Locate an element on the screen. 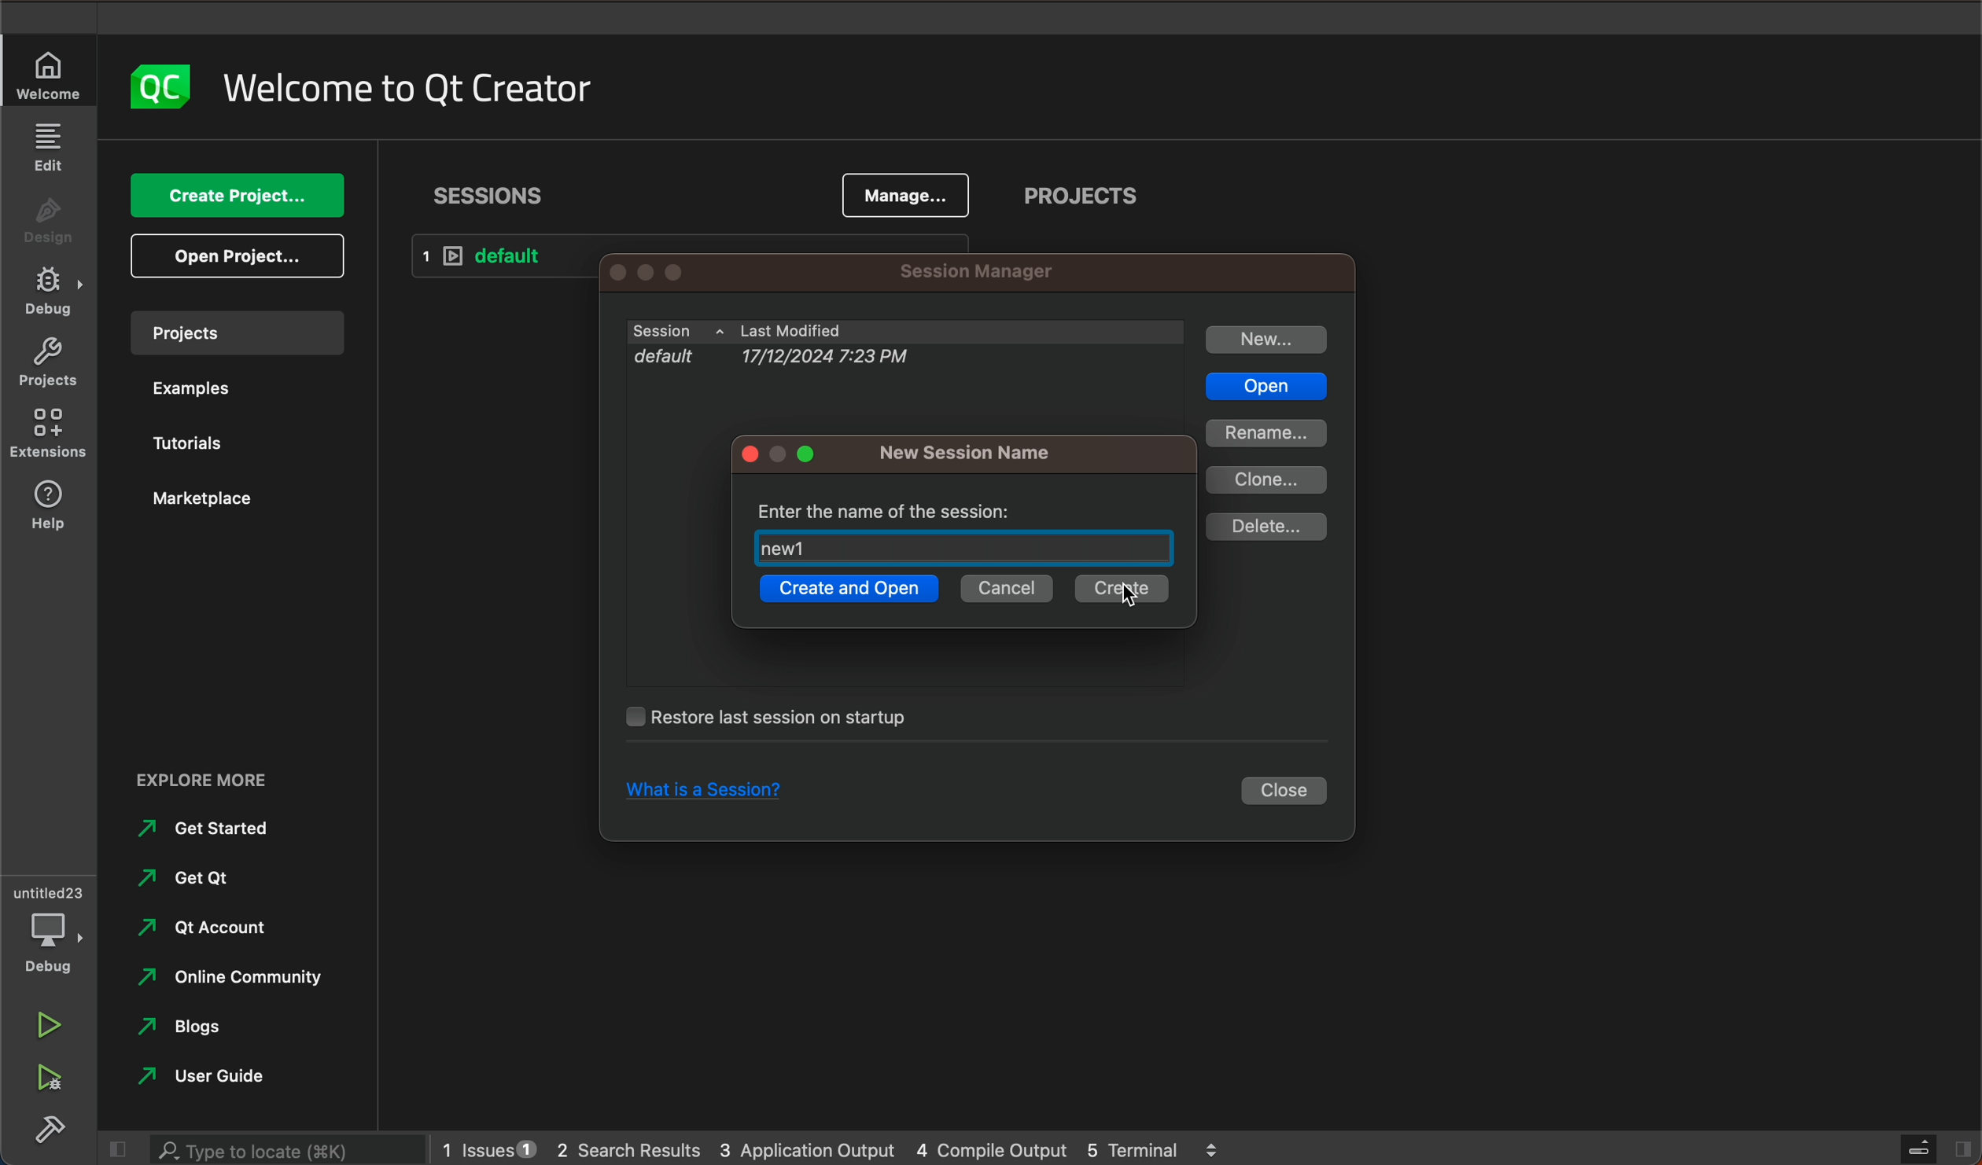 This screenshot has width=1982, height=1165. sessions is located at coordinates (491, 195).